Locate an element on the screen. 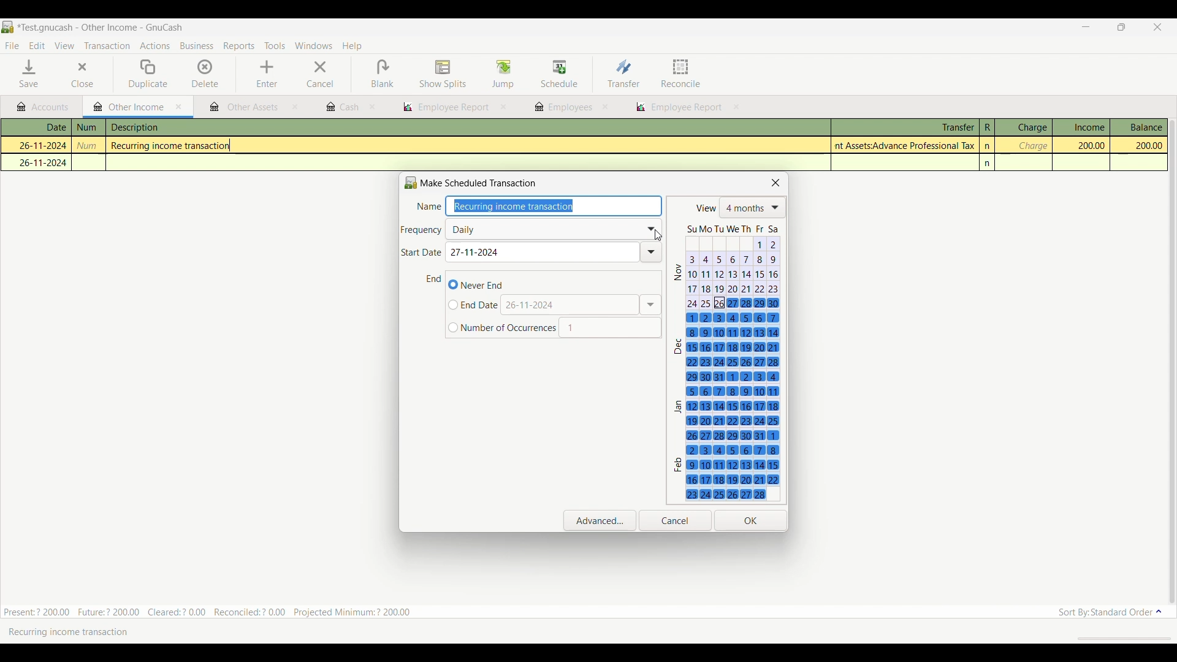 This screenshot has width=1177, height=662. Current tab highlight is located at coordinates (125, 106).